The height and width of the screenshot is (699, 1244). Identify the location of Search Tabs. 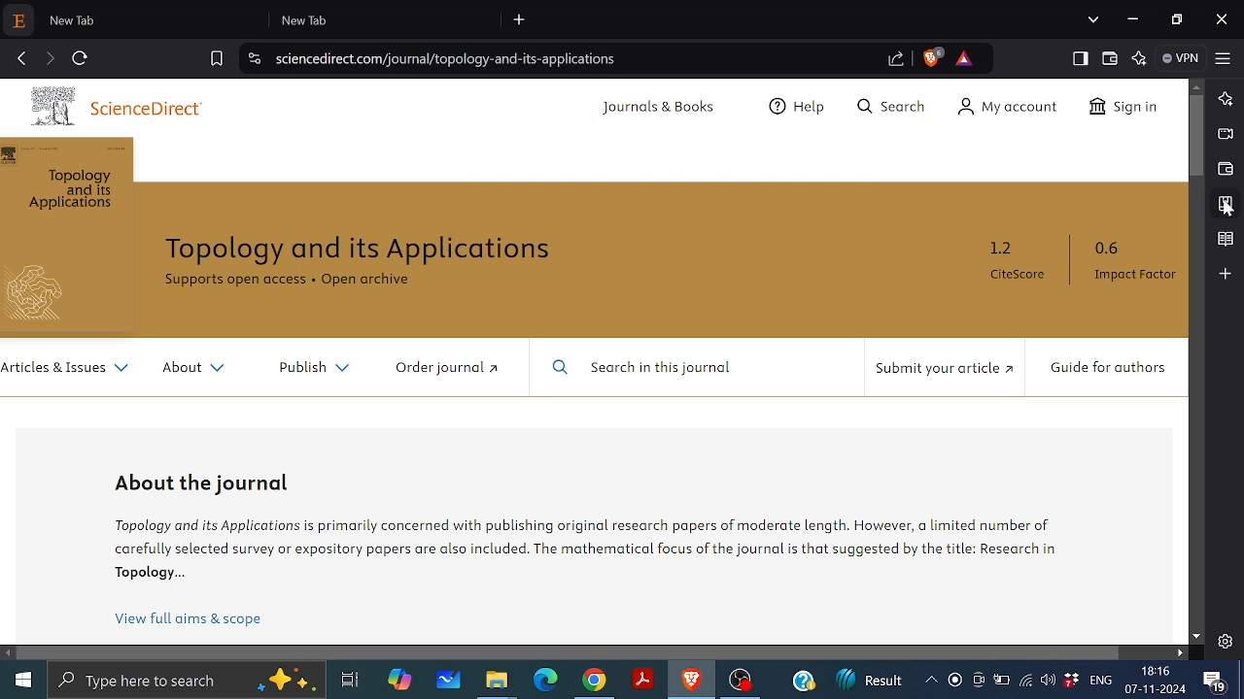
(1093, 18).